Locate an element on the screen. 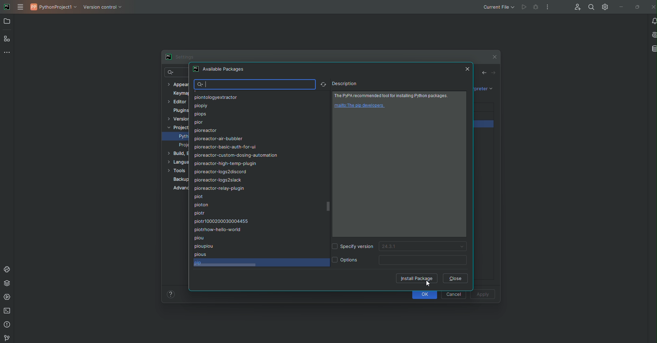 This screenshot has width=657, height=343. Version Control is located at coordinates (178, 118).